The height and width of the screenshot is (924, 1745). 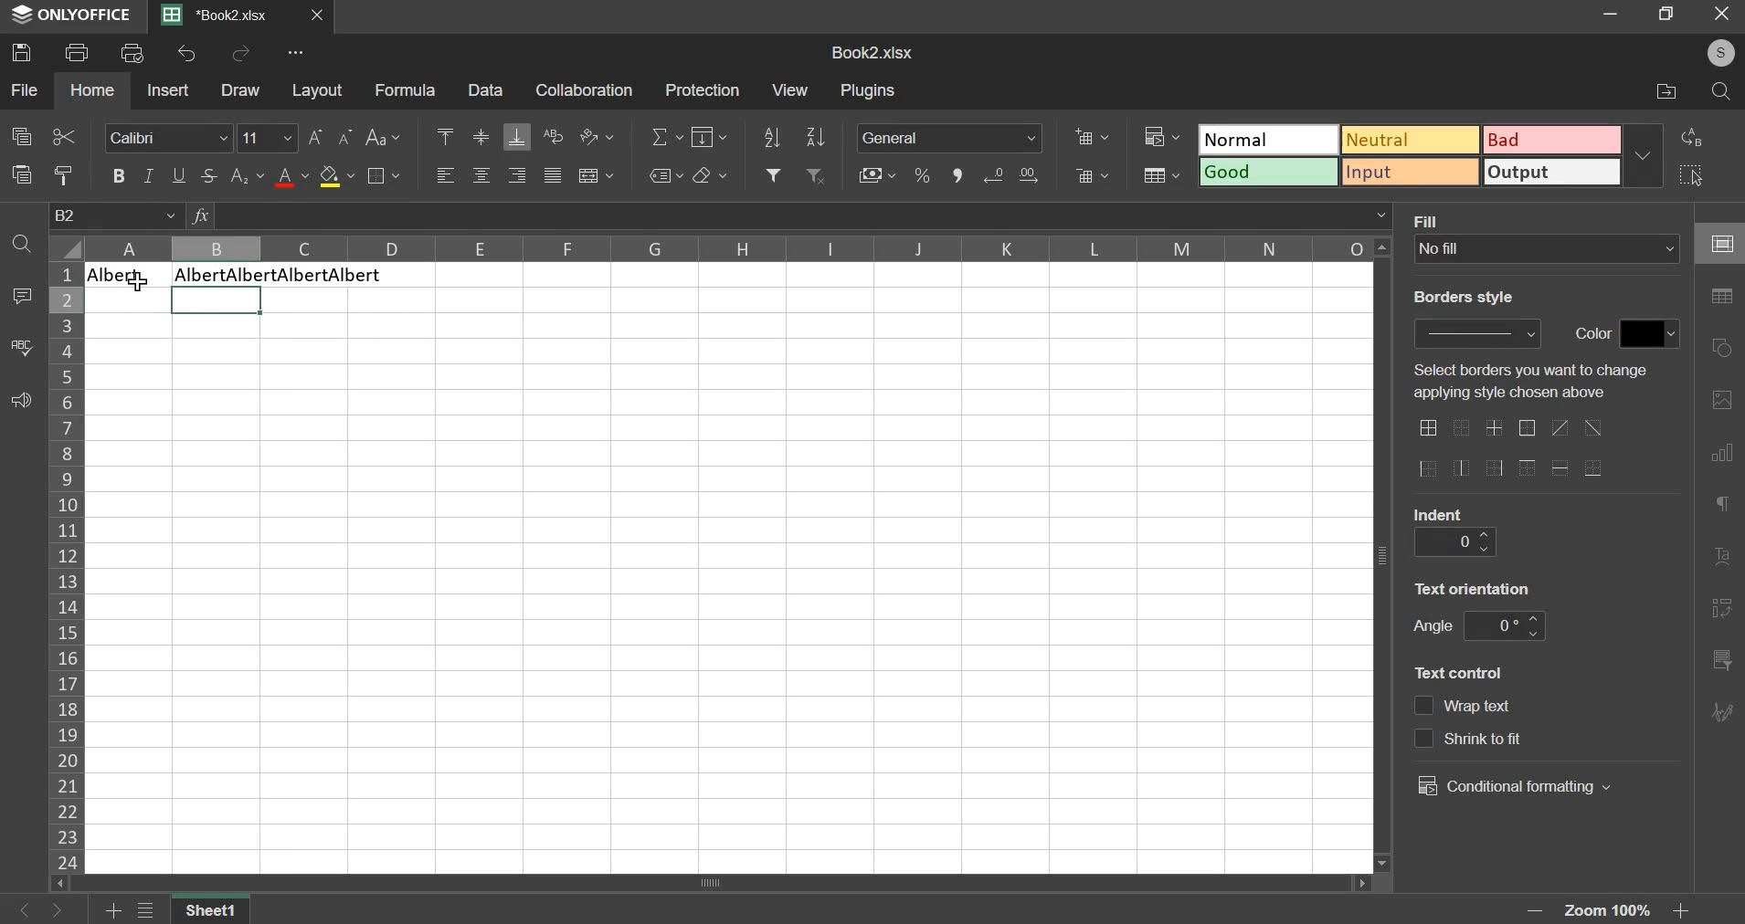 I want to click on copy, so click(x=22, y=136).